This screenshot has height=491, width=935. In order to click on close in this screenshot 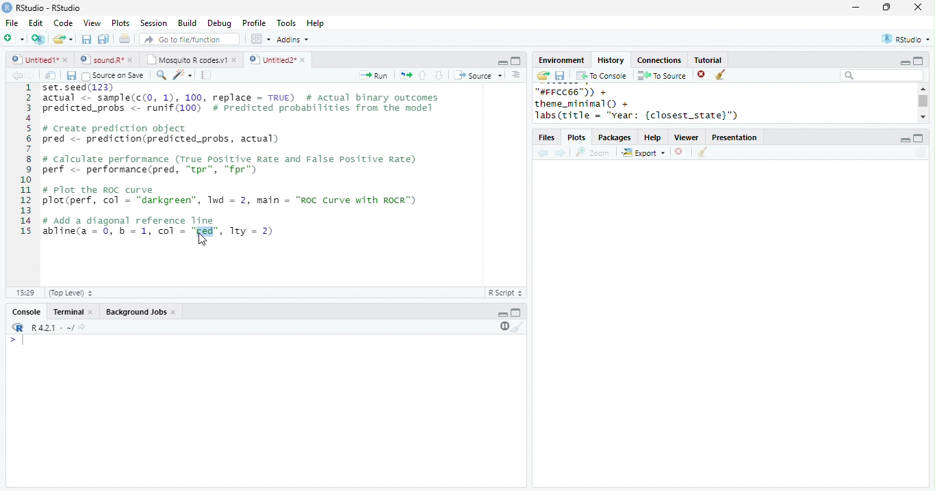, I will do `click(235, 59)`.